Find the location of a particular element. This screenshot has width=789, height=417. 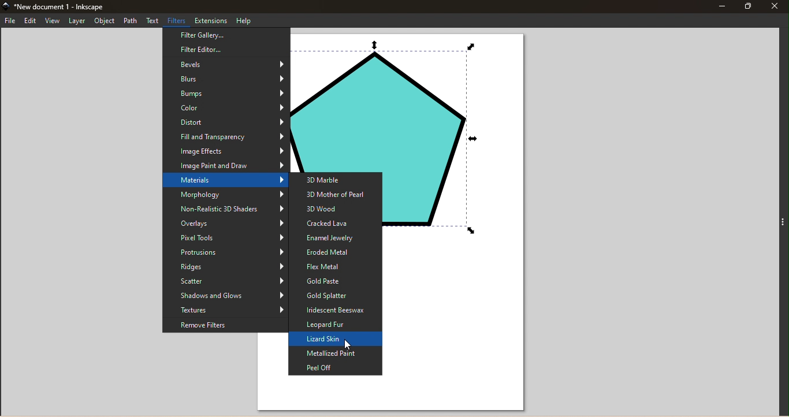

Enamel Jewelry is located at coordinates (336, 239).